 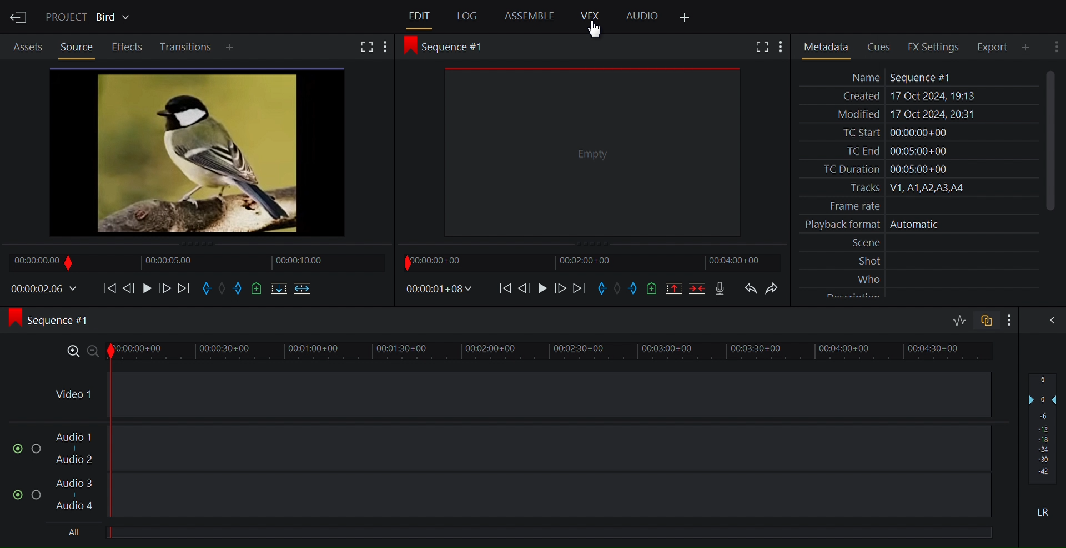 I want to click on Sequence 1, so click(x=58, y=320).